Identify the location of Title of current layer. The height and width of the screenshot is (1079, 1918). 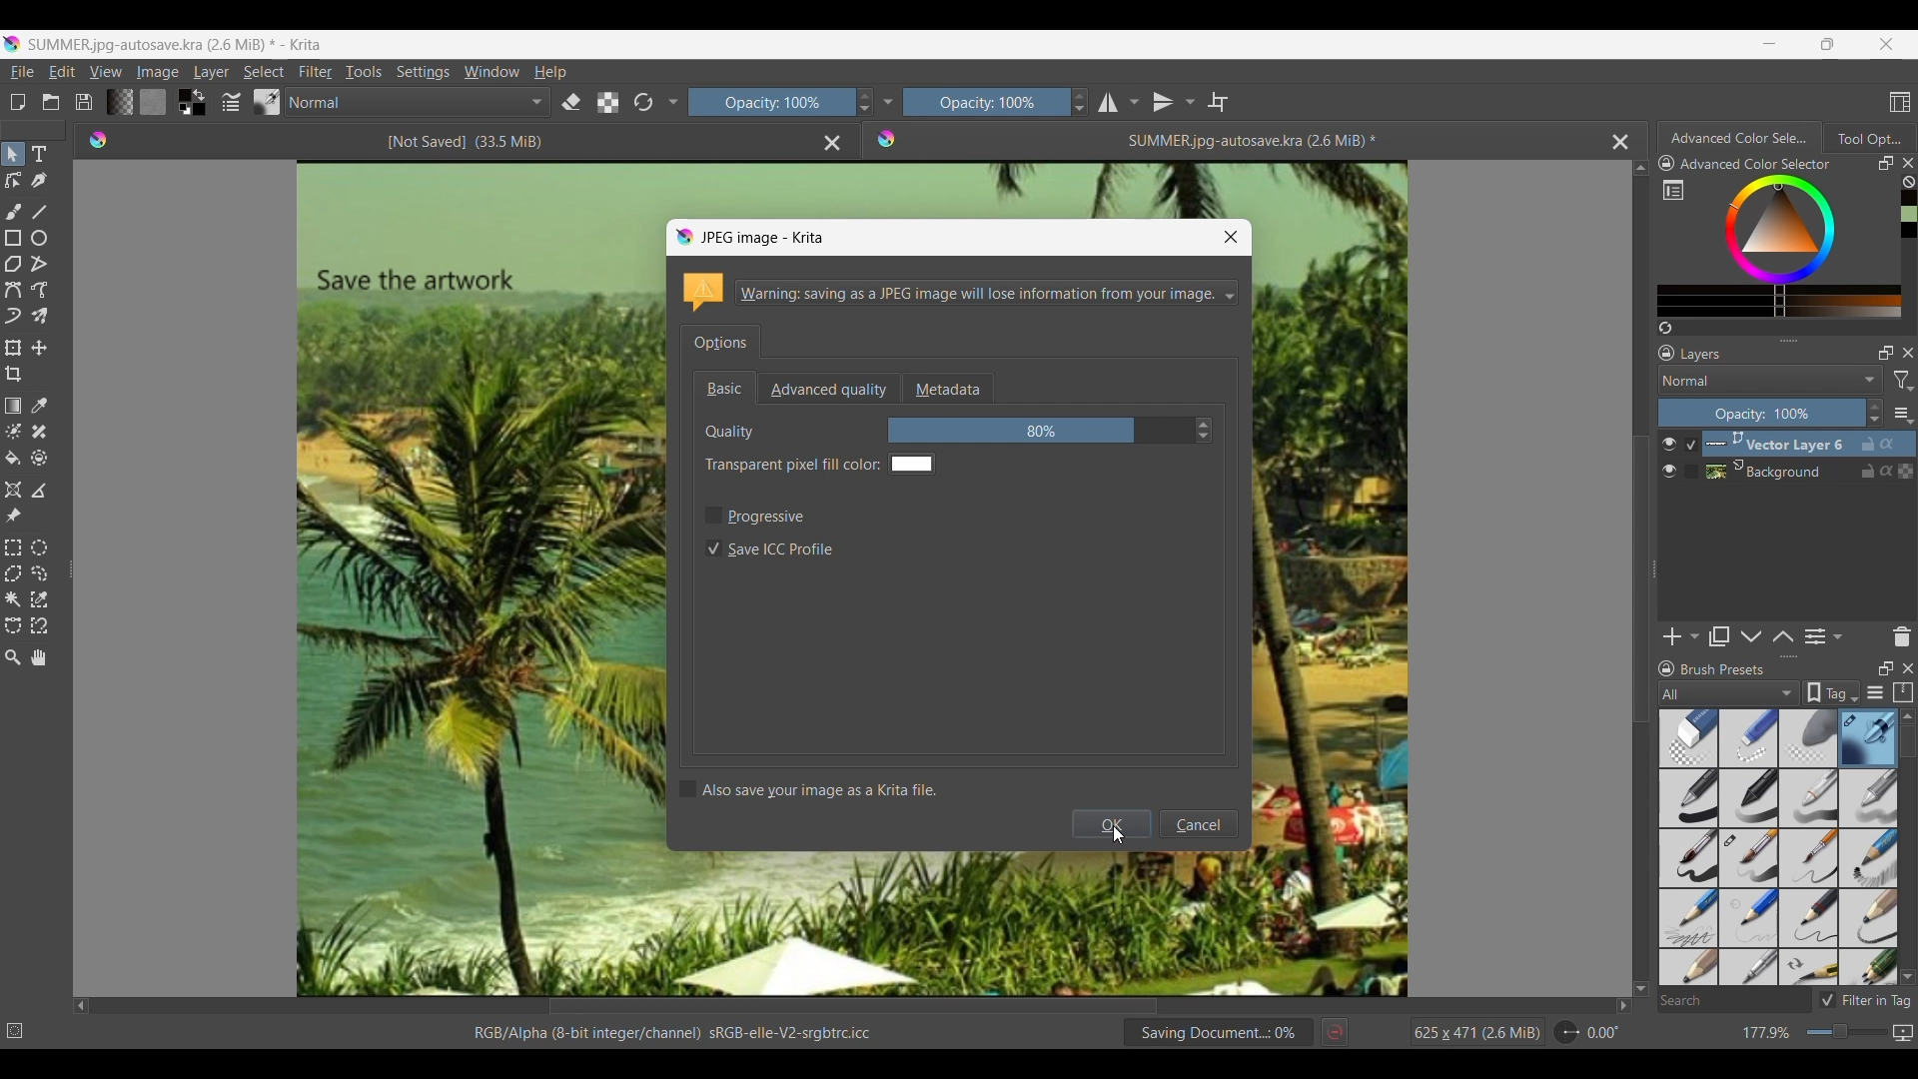
(1700, 354).